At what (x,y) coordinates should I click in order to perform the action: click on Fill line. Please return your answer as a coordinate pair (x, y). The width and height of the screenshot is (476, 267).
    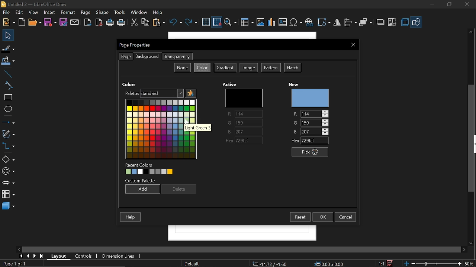
    Looking at the image, I should click on (8, 48).